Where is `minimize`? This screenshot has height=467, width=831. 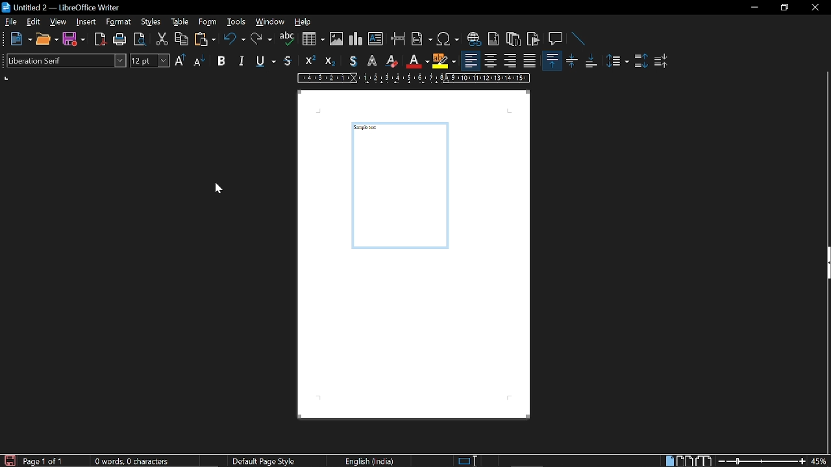
minimize is located at coordinates (754, 8).